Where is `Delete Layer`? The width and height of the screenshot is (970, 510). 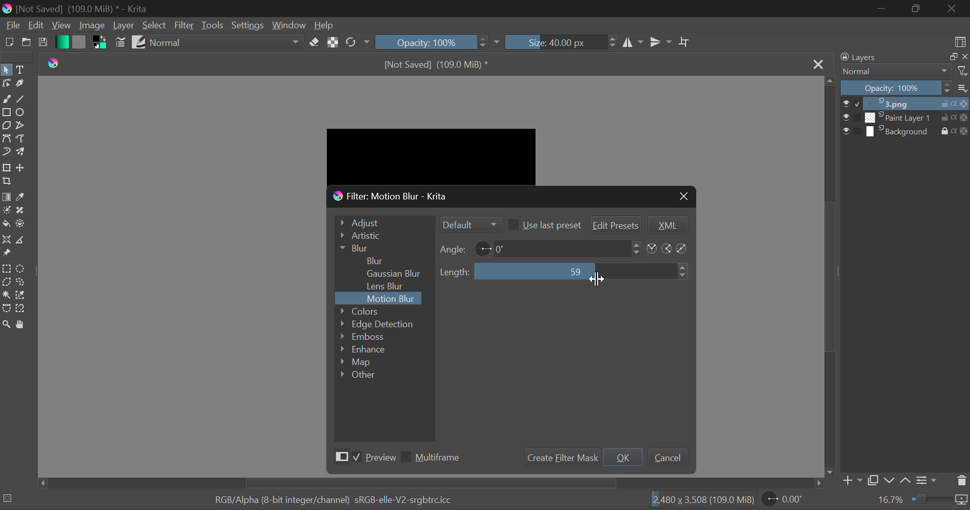 Delete Layer is located at coordinates (961, 481).